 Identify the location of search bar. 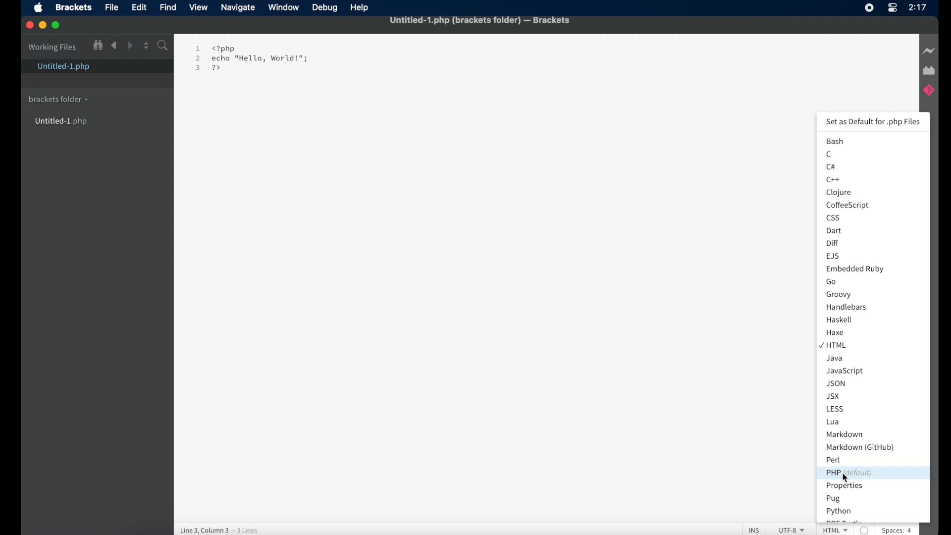
(163, 46).